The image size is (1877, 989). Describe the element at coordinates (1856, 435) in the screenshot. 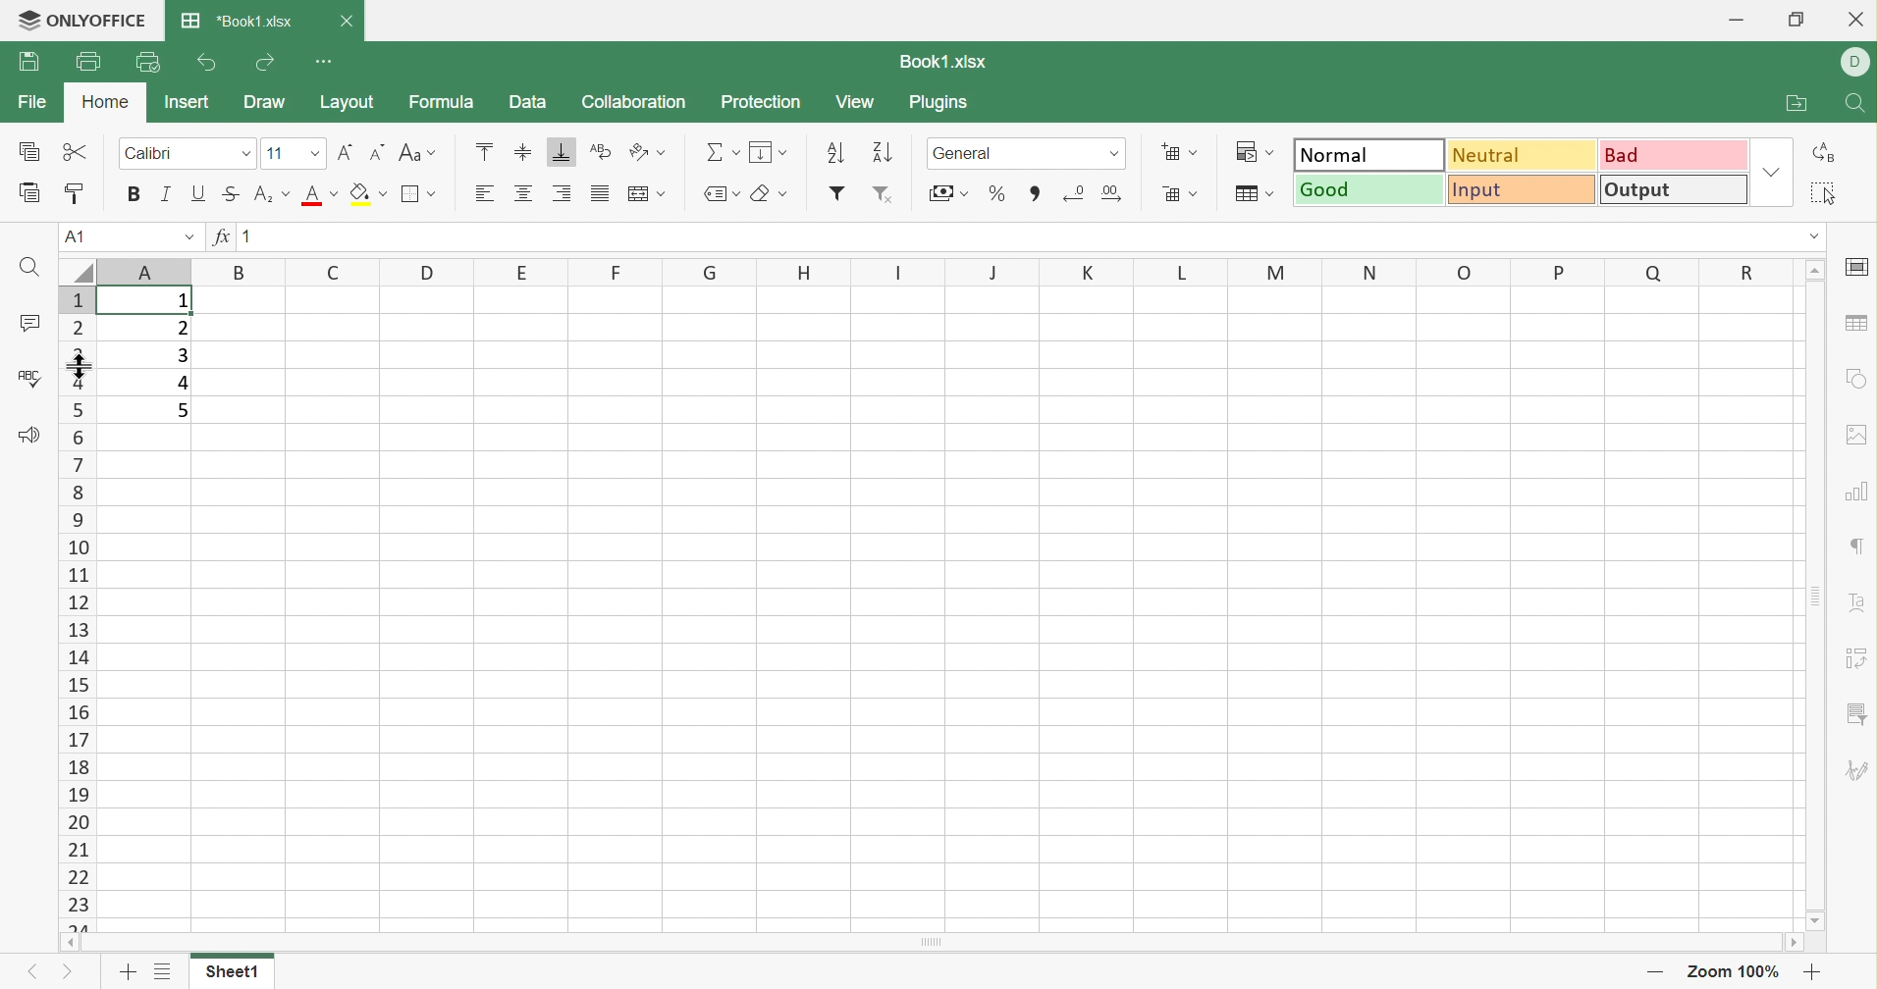

I see `Image settings` at that location.